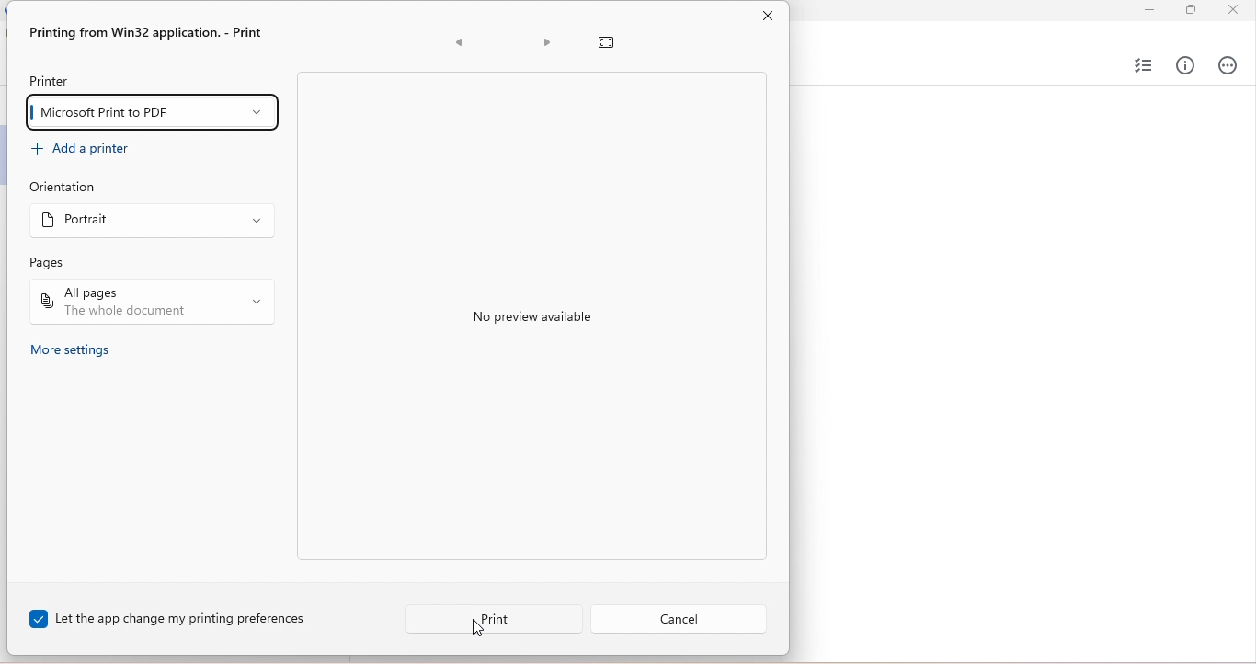 The image size is (1256, 664). What do you see at coordinates (1227, 64) in the screenshot?
I see `actions` at bounding box center [1227, 64].